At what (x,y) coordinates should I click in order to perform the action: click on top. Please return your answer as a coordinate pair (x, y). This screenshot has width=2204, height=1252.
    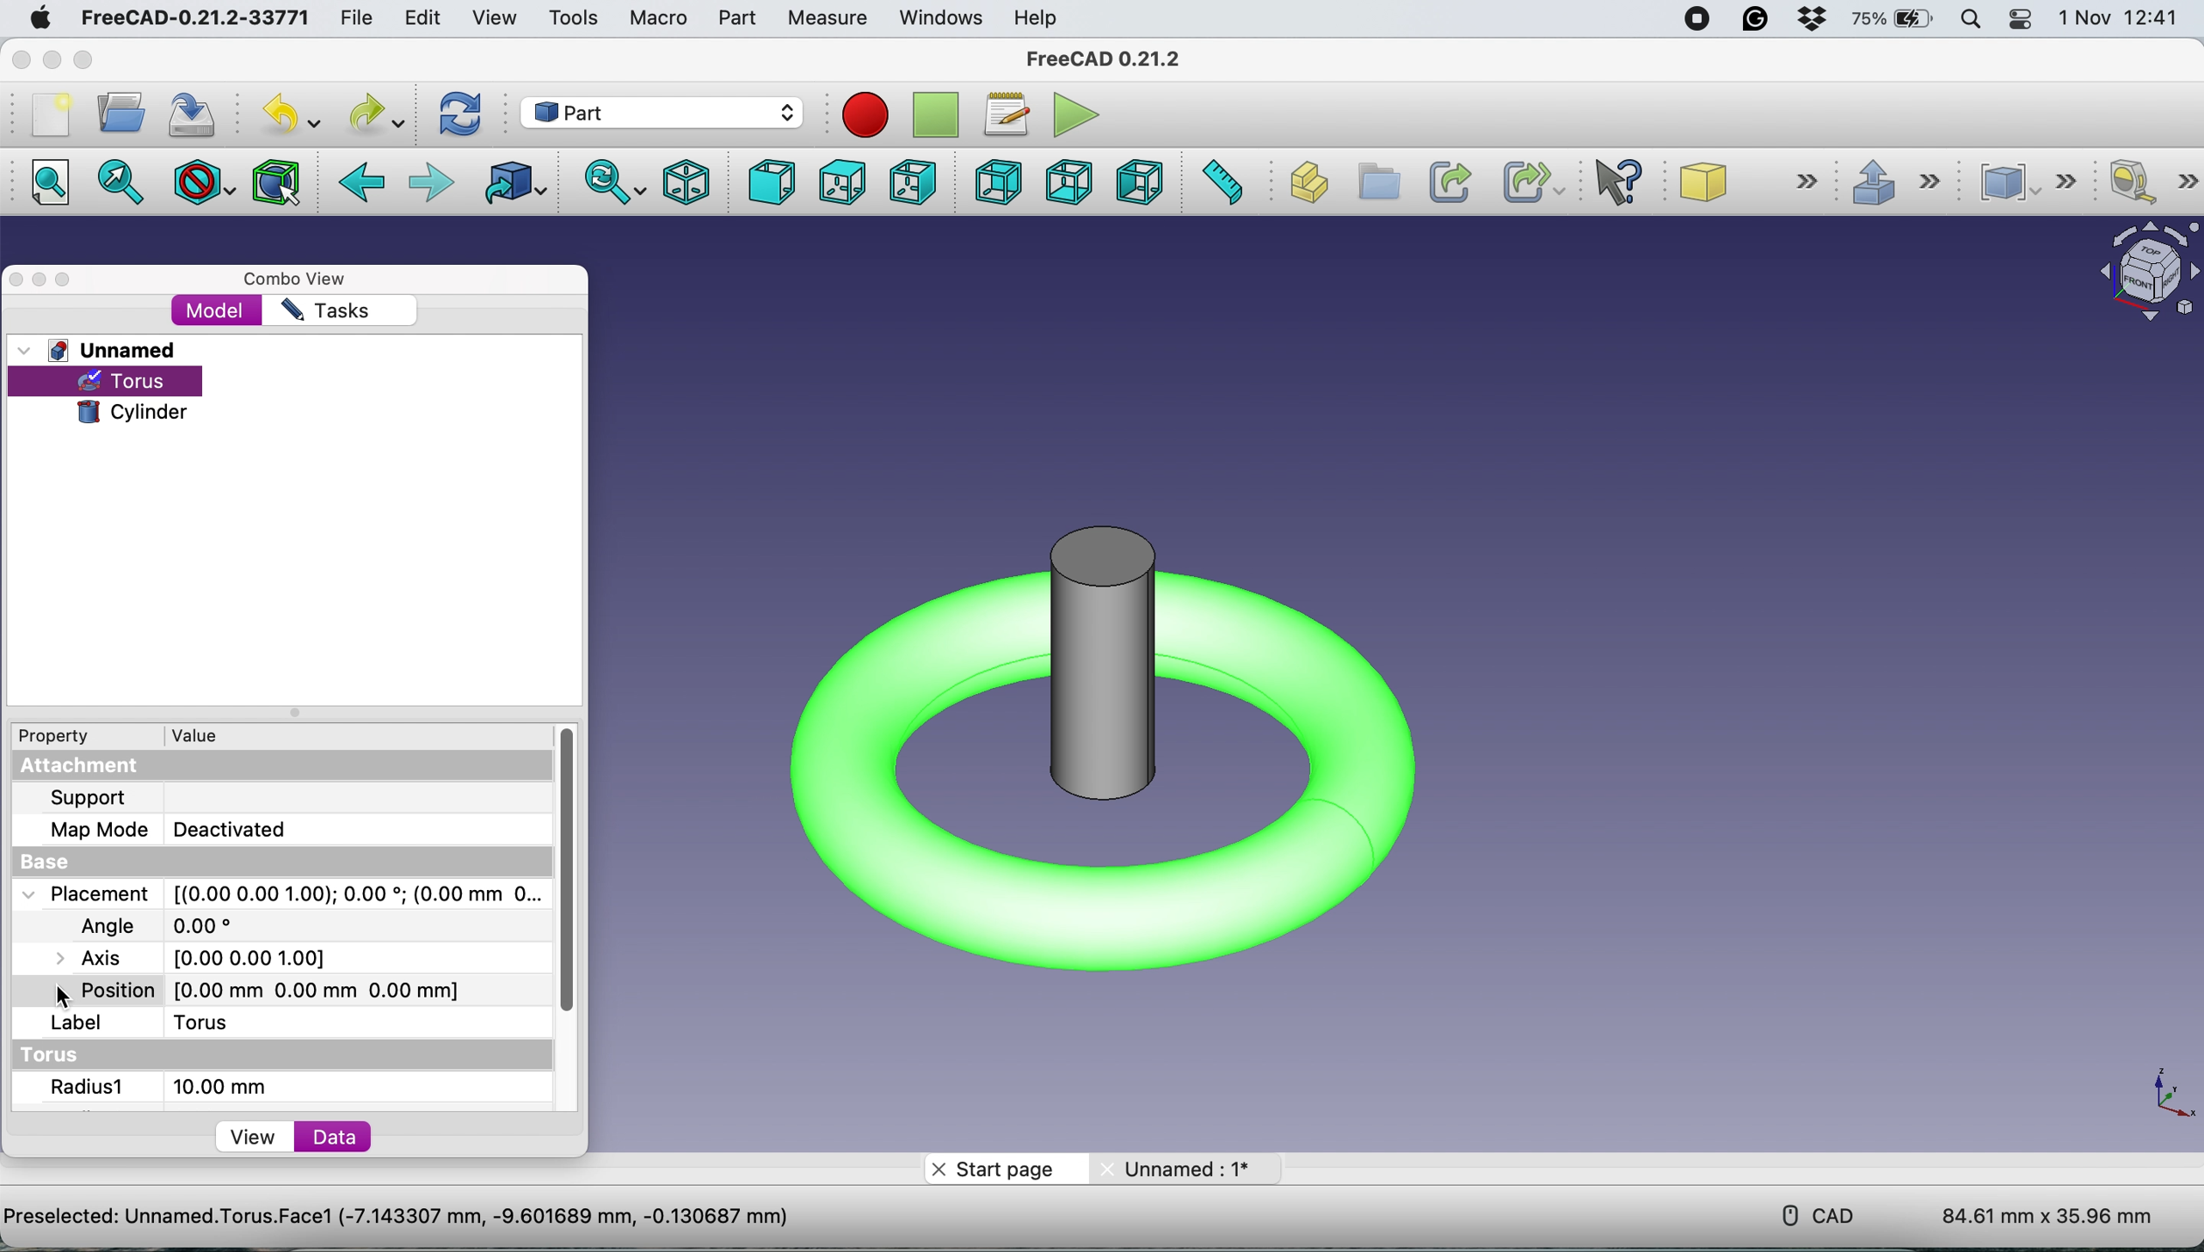
    Looking at the image, I should click on (842, 184).